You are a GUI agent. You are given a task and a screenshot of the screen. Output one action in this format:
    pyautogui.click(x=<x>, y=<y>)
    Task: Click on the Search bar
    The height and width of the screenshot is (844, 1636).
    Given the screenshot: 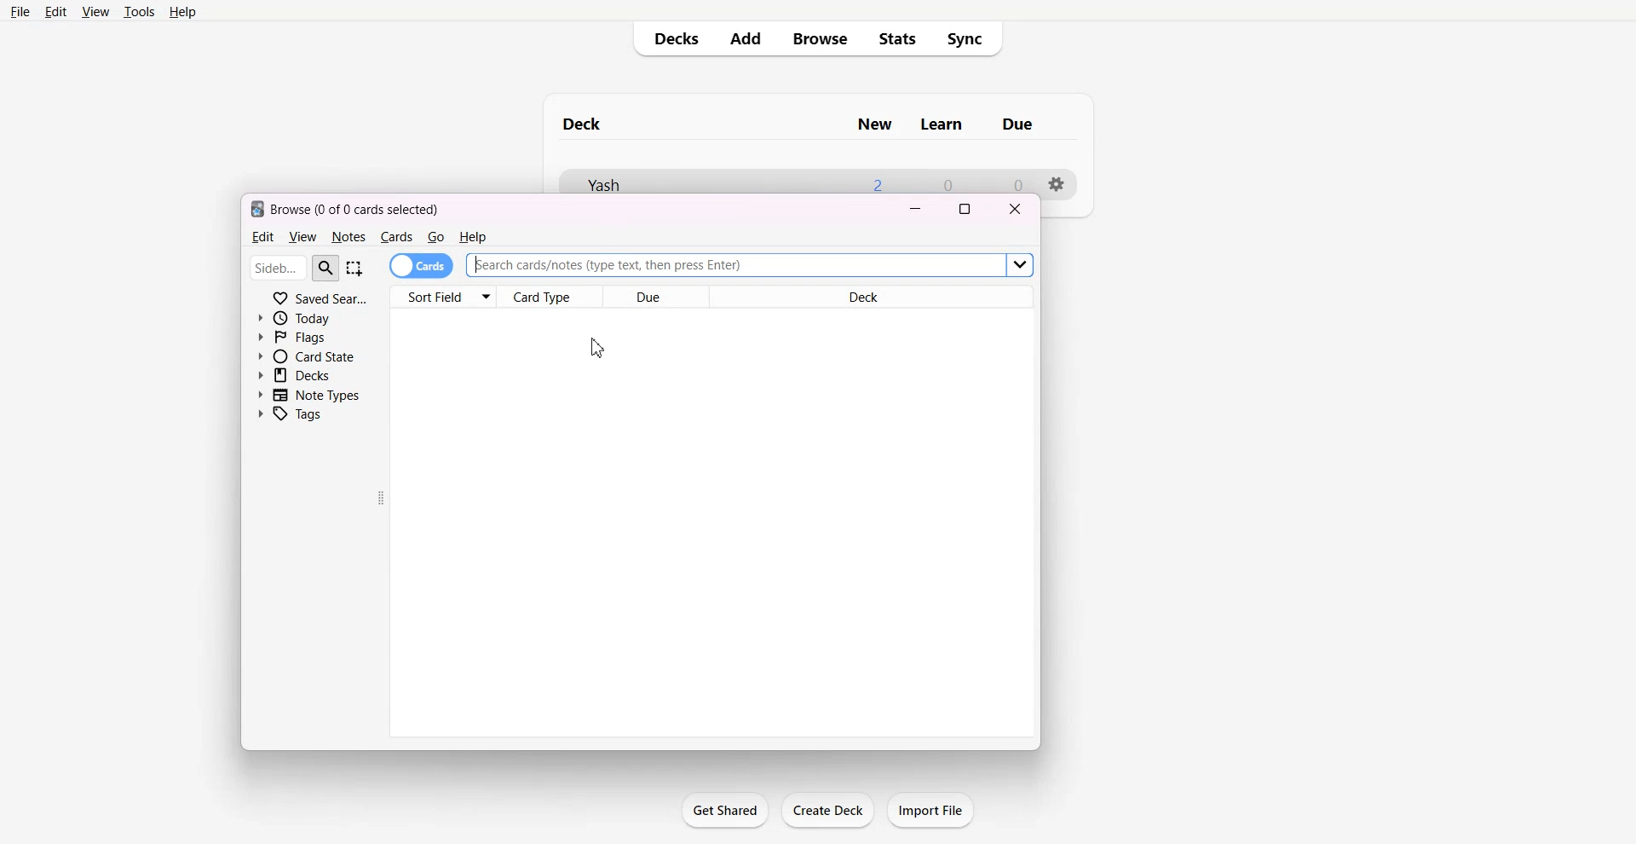 What is the action you would take?
    pyautogui.click(x=749, y=265)
    